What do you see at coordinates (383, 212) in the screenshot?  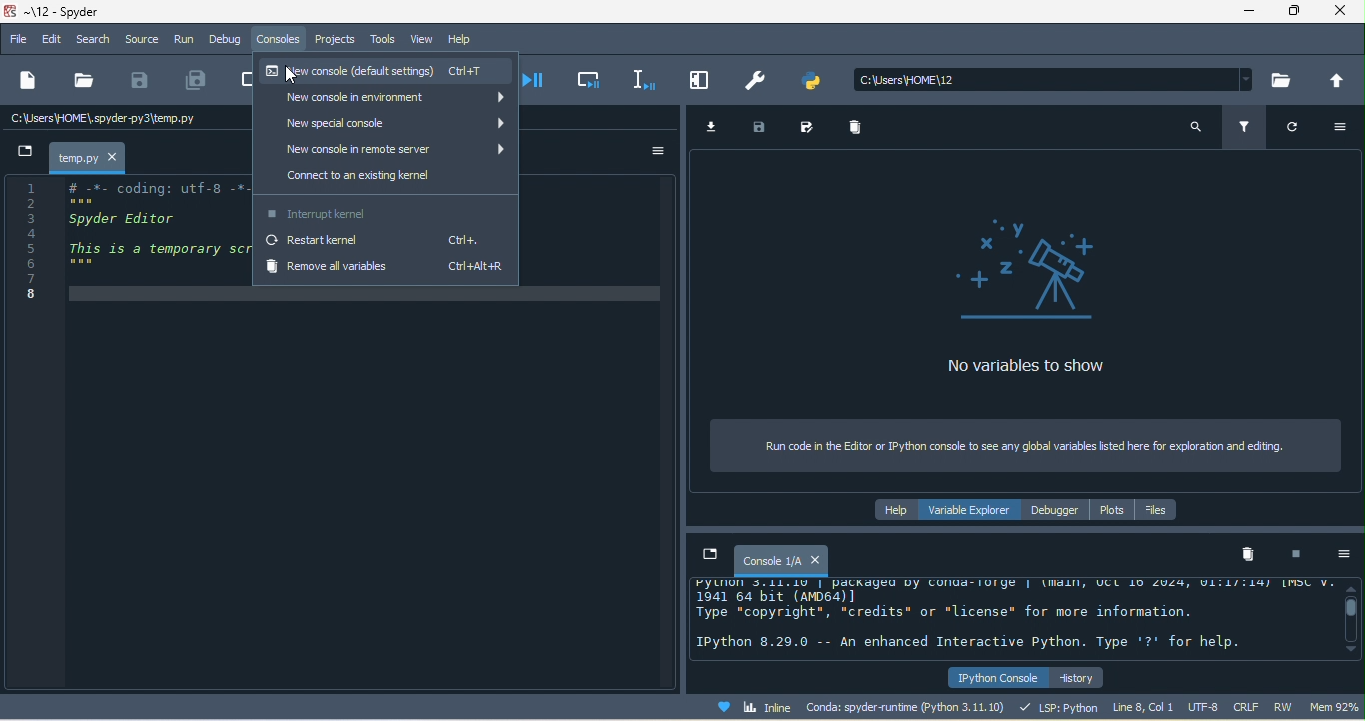 I see `interrupt kenel` at bounding box center [383, 212].